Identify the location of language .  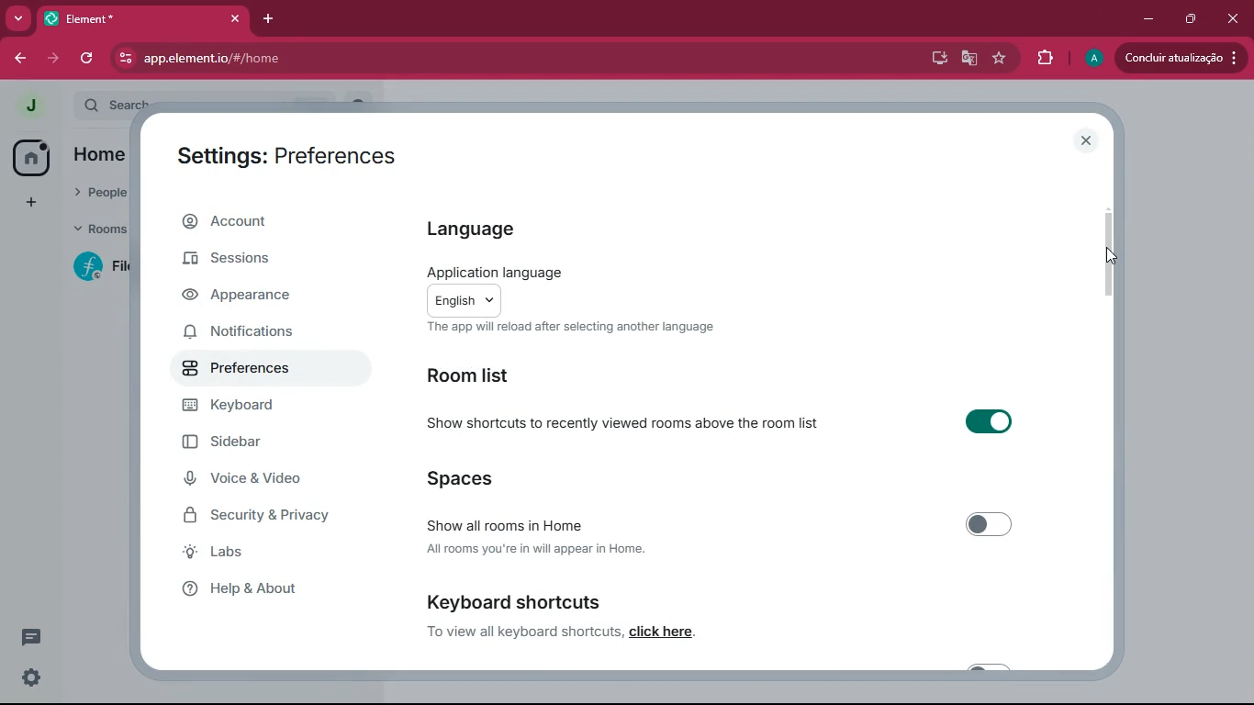
(489, 233).